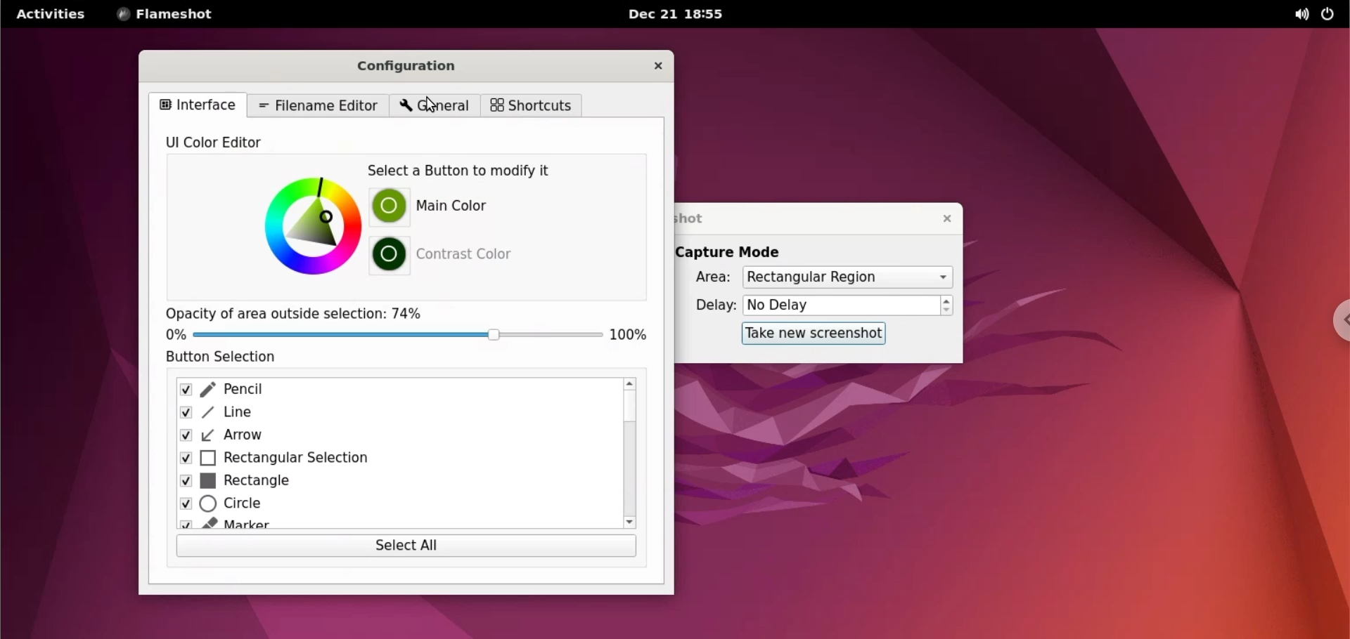  What do you see at coordinates (471, 171) in the screenshot?
I see `select a button to modify it` at bounding box center [471, 171].